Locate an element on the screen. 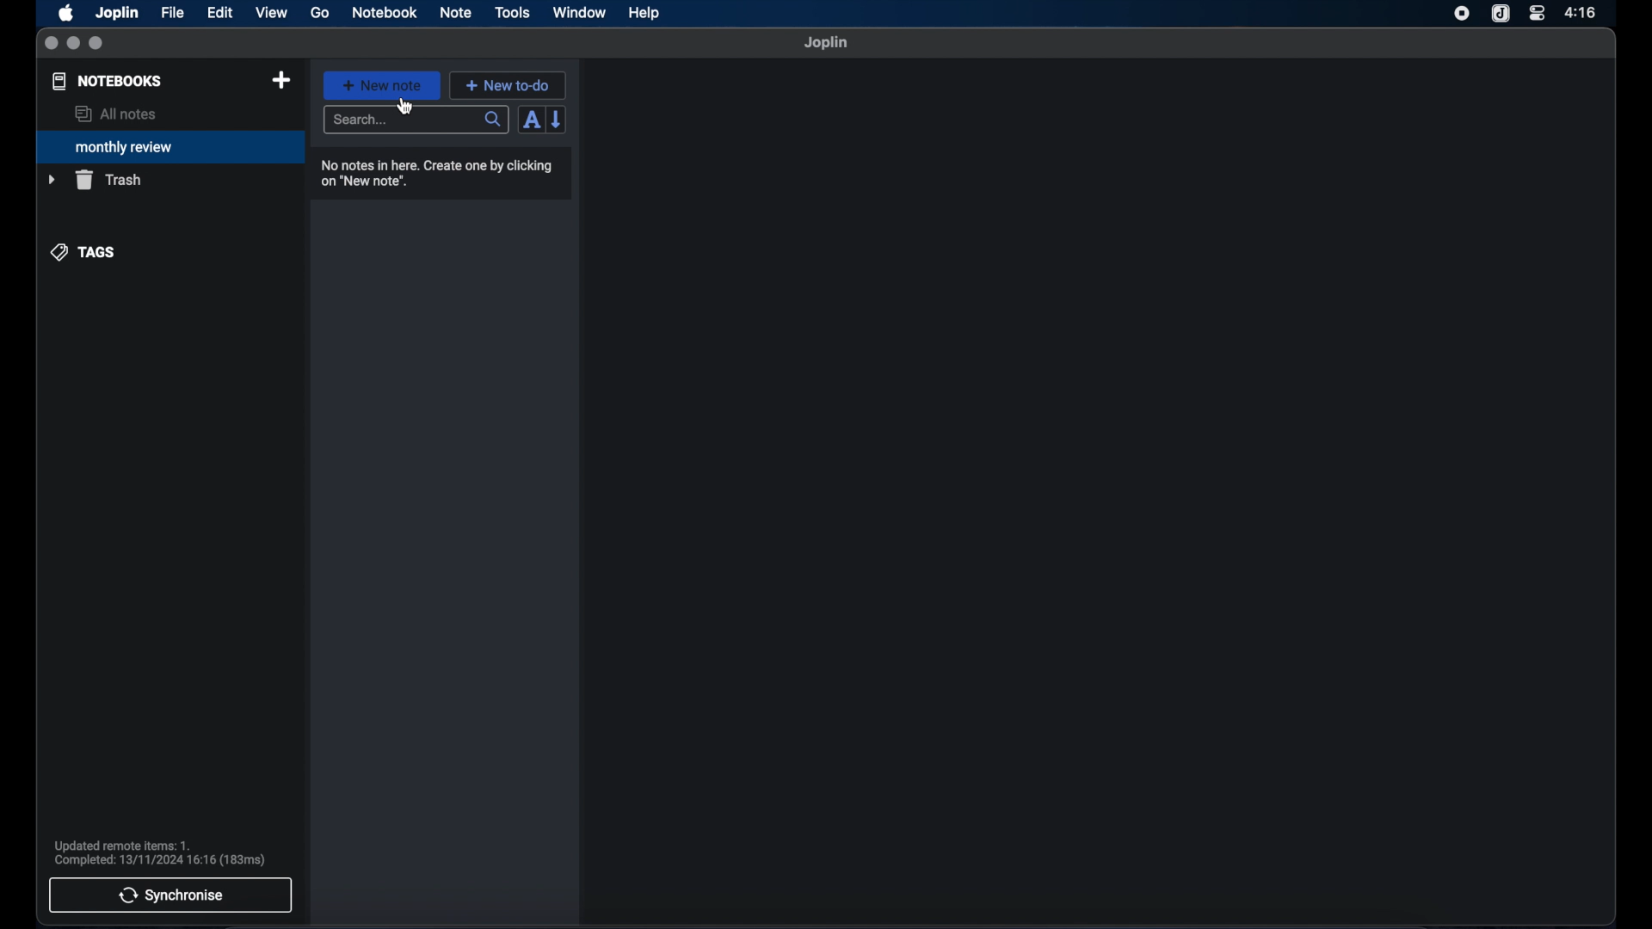 Image resolution: width=1652 pixels, height=929 pixels. help is located at coordinates (645, 13).